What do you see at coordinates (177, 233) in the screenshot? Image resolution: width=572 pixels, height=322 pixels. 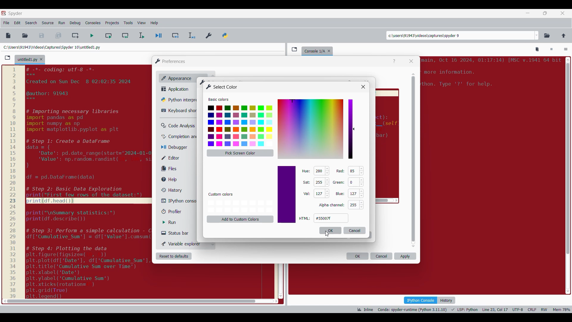 I see `Status bar` at bounding box center [177, 233].